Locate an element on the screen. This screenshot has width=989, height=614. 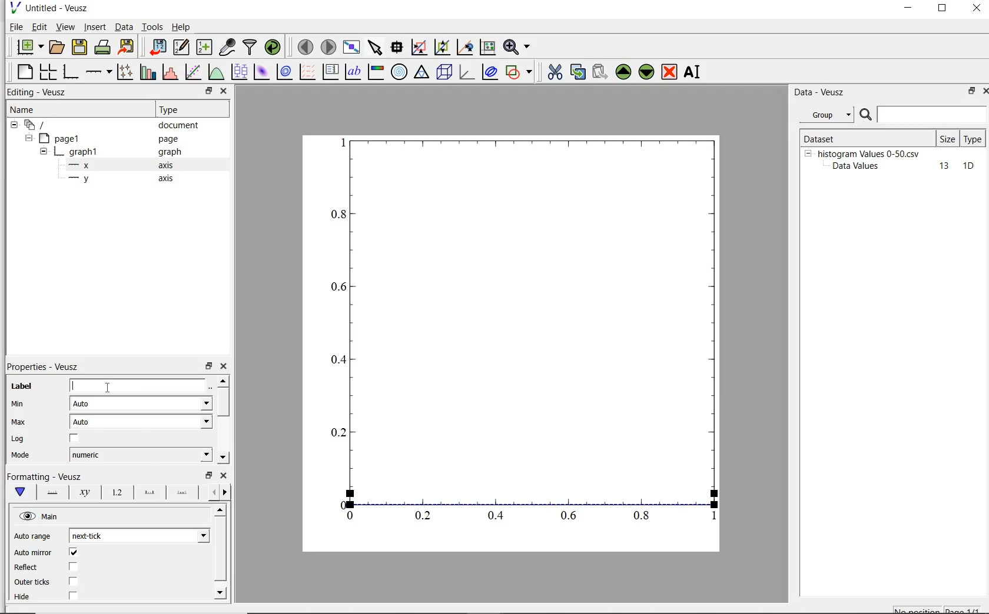
plot covariance ellipse is located at coordinates (490, 74).